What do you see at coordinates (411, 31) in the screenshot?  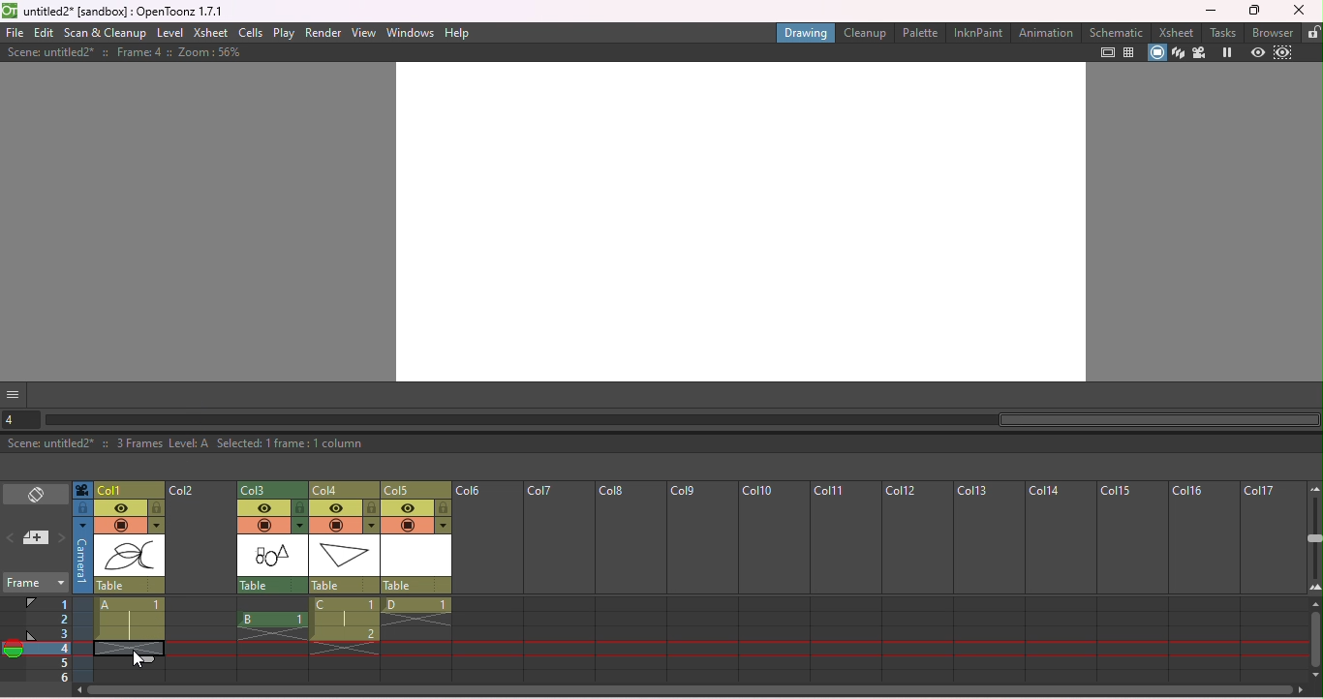 I see `Windows` at bounding box center [411, 31].